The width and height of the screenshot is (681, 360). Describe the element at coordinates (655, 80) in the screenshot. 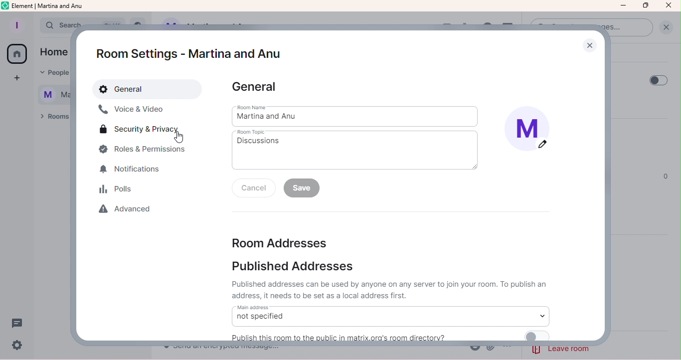

I see `Toggle` at that location.